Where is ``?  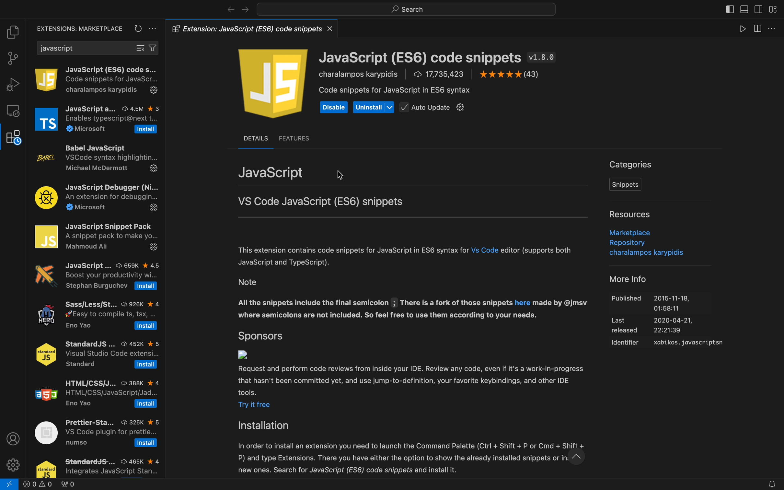
 is located at coordinates (413, 379).